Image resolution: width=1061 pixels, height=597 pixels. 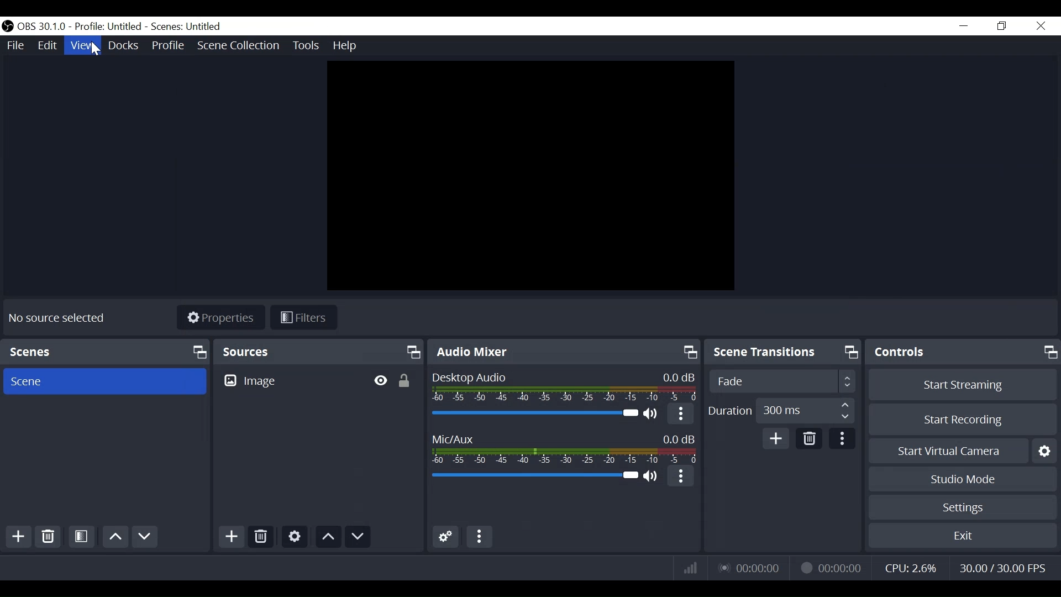 What do you see at coordinates (44, 27) in the screenshot?
I see `OBS Version` at bounding box center [44, 27].